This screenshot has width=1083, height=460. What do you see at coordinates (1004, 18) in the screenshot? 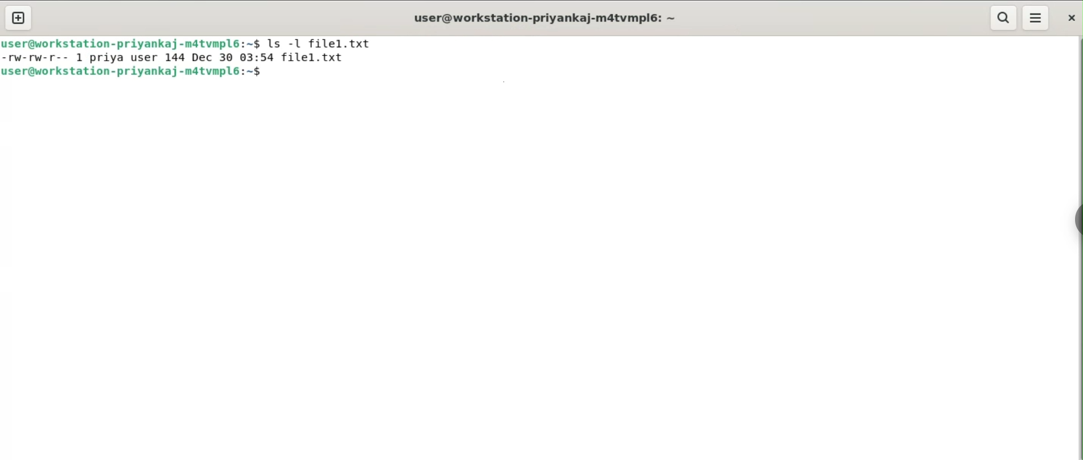
I see `search` at bounding box center [1004, 18].